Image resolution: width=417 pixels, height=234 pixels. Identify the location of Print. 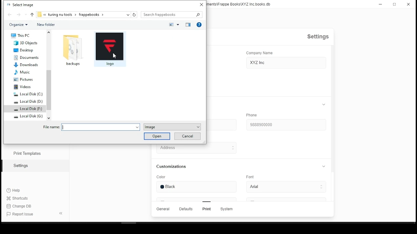
(207, 209).